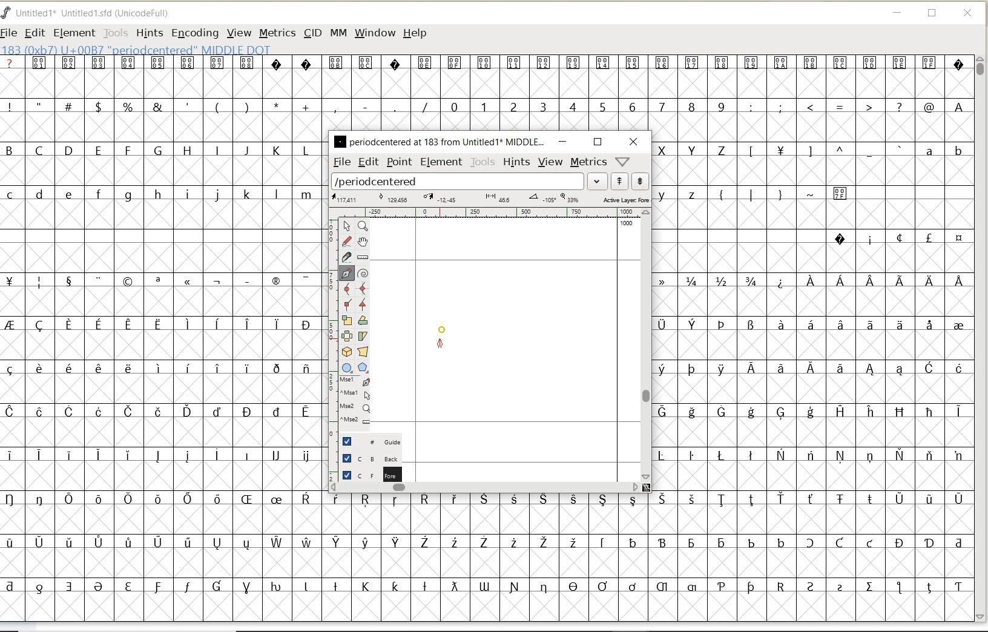  Describe the element at coordinates (148, 33) in the screenshot. I see `HINTS` at that location.